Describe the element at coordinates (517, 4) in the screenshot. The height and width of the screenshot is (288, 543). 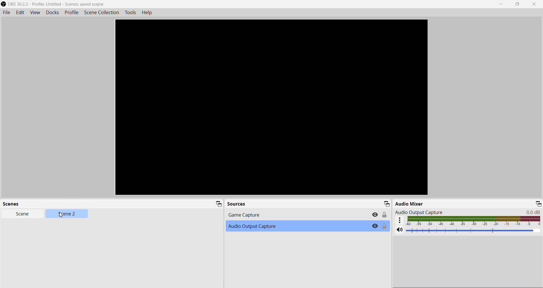
I see `Maximize` at that location.